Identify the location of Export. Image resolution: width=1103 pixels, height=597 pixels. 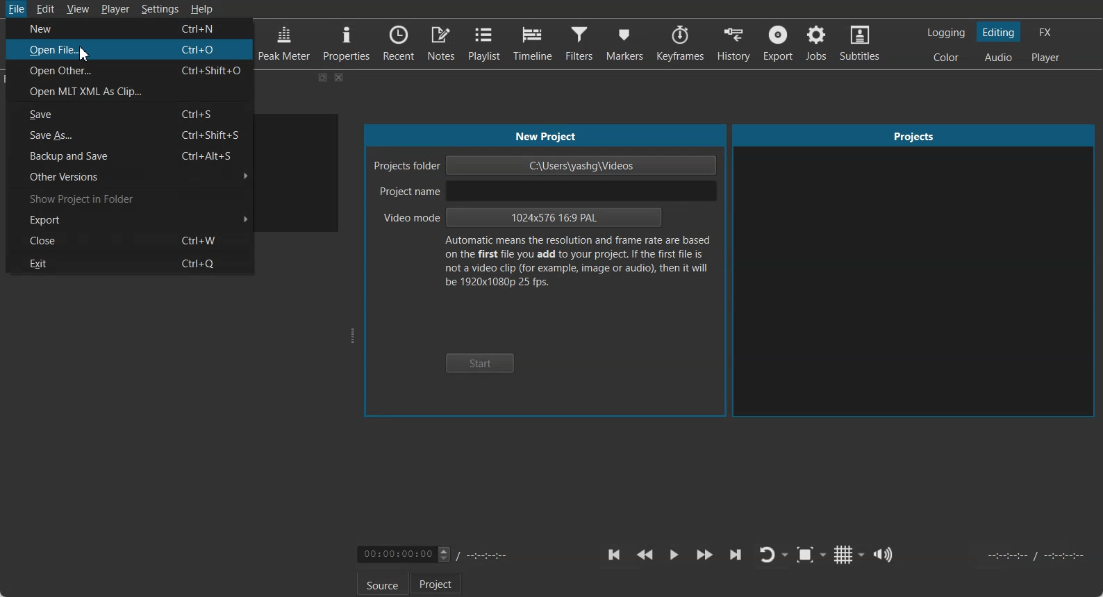
(778, 43).